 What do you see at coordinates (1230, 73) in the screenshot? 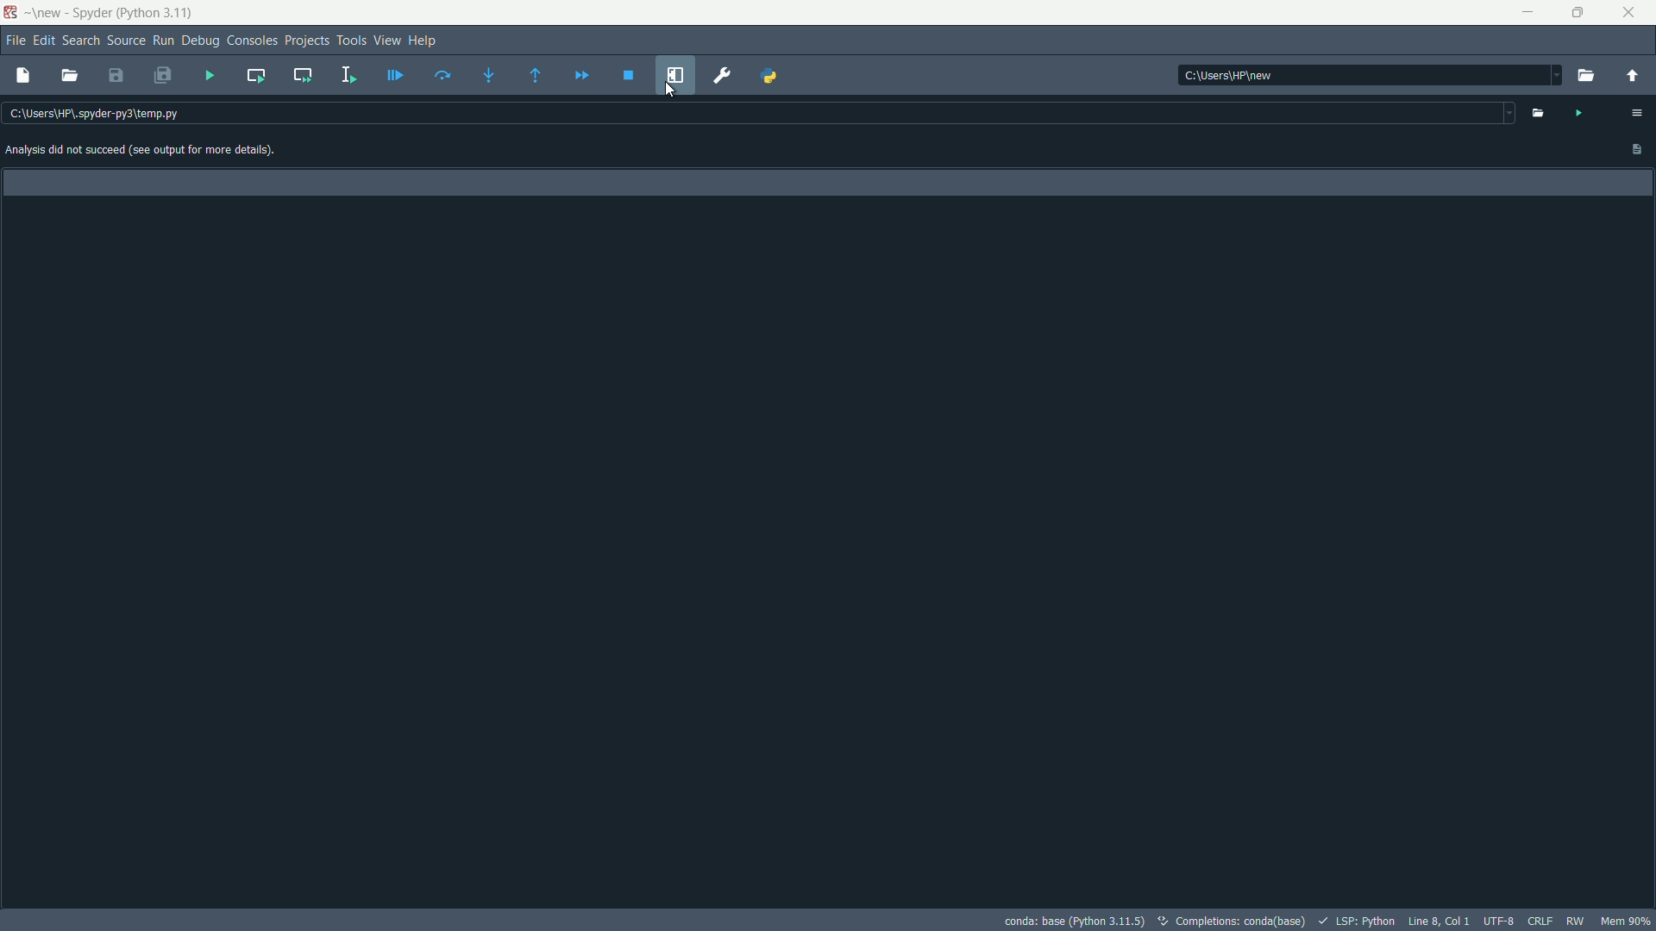
I see `NN C:\Users\HP\new` at bounding box center [1230, 73].